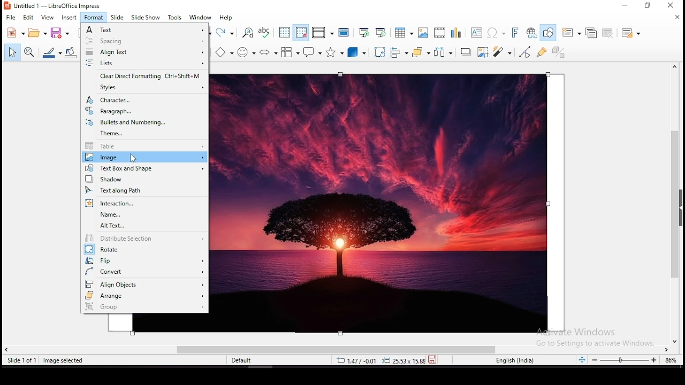  I want to click on 12.40/4.25, so click(358, 360).